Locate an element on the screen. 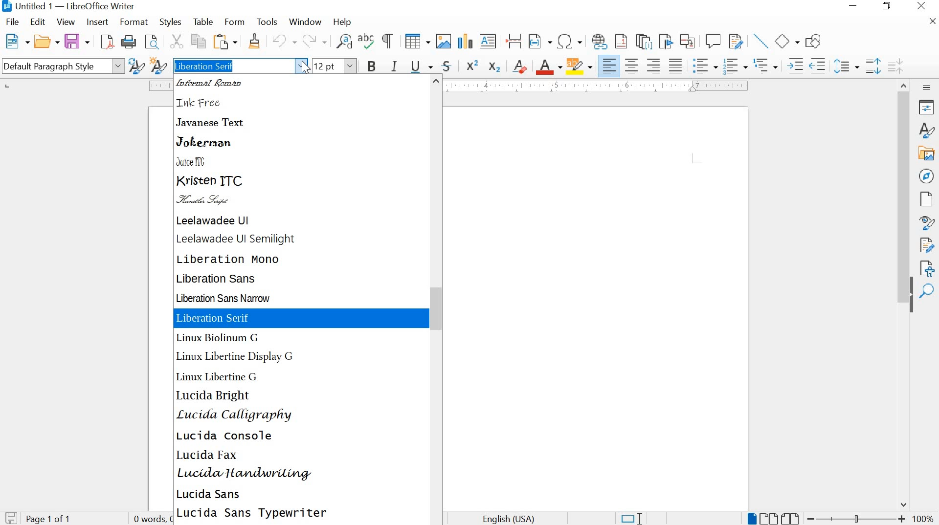 The height and width of the screenshot is (525, 939). INSERT SPECIAL CHARACTERS is located at coordinates (570, 41).